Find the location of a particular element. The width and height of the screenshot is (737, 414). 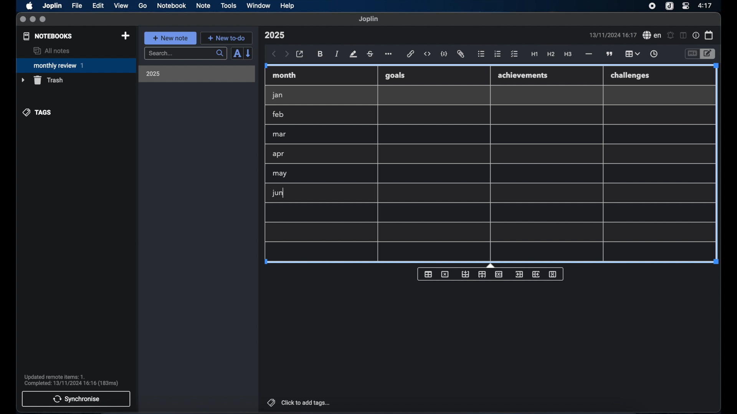

check  list is located at coordinates (514, 54).